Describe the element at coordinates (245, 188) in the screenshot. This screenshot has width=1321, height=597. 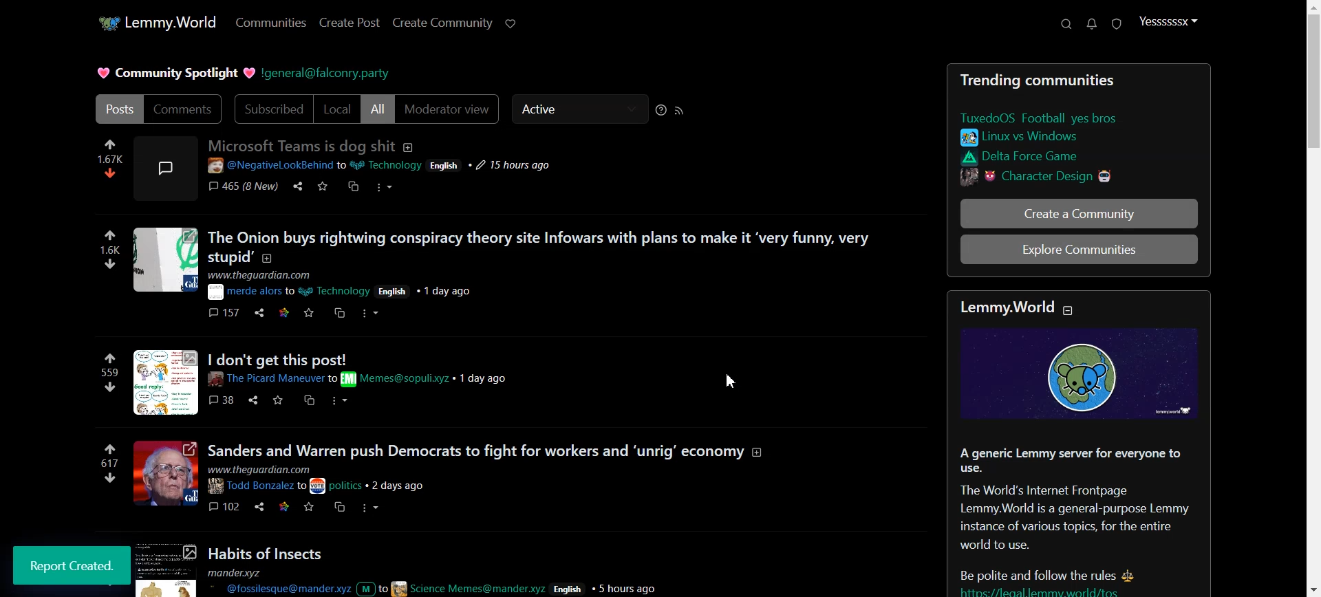
I see `comments` at that location.